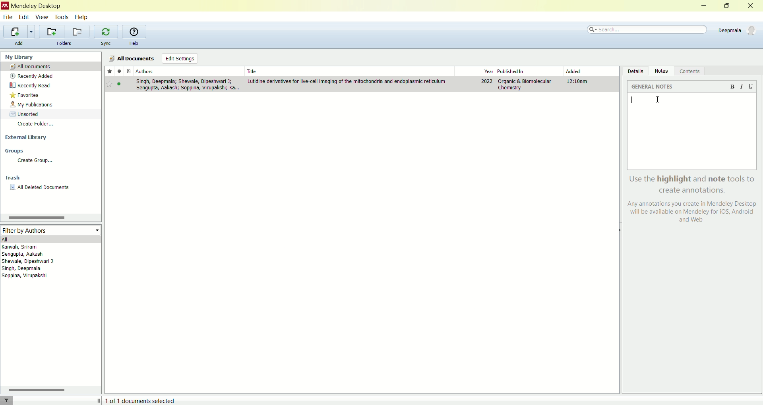  Describe the element at coordinates (661, 71) in the screenshot. I see `notes` at that location.